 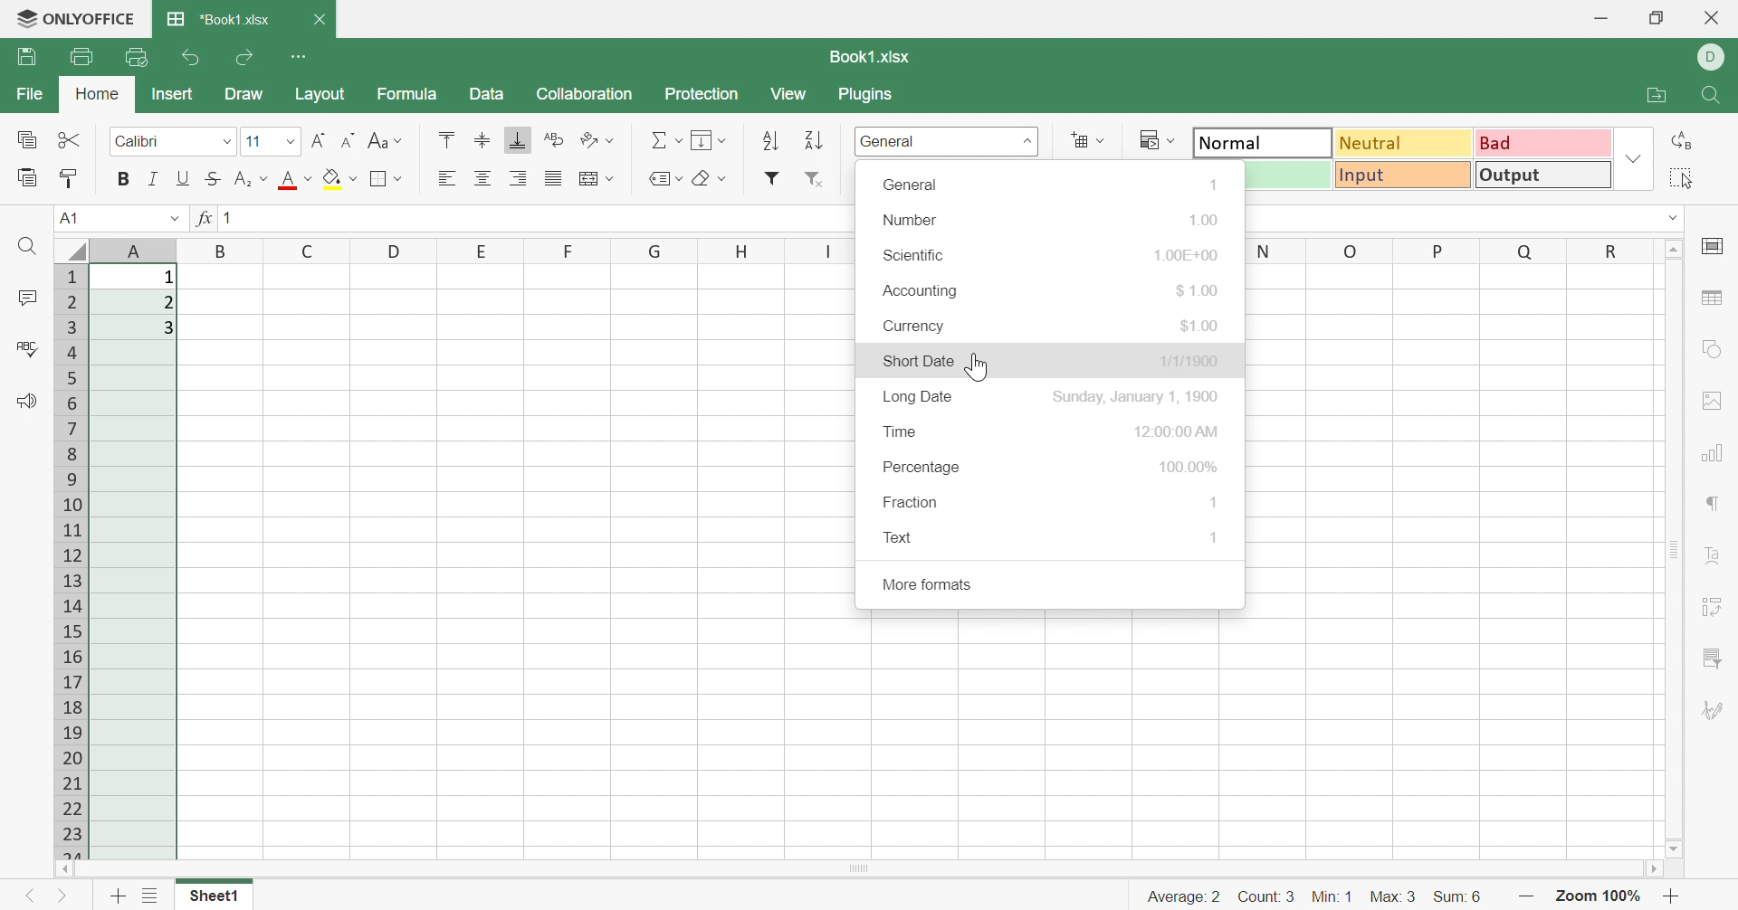 I want to click on Align middle, so click(x=483, y=178).